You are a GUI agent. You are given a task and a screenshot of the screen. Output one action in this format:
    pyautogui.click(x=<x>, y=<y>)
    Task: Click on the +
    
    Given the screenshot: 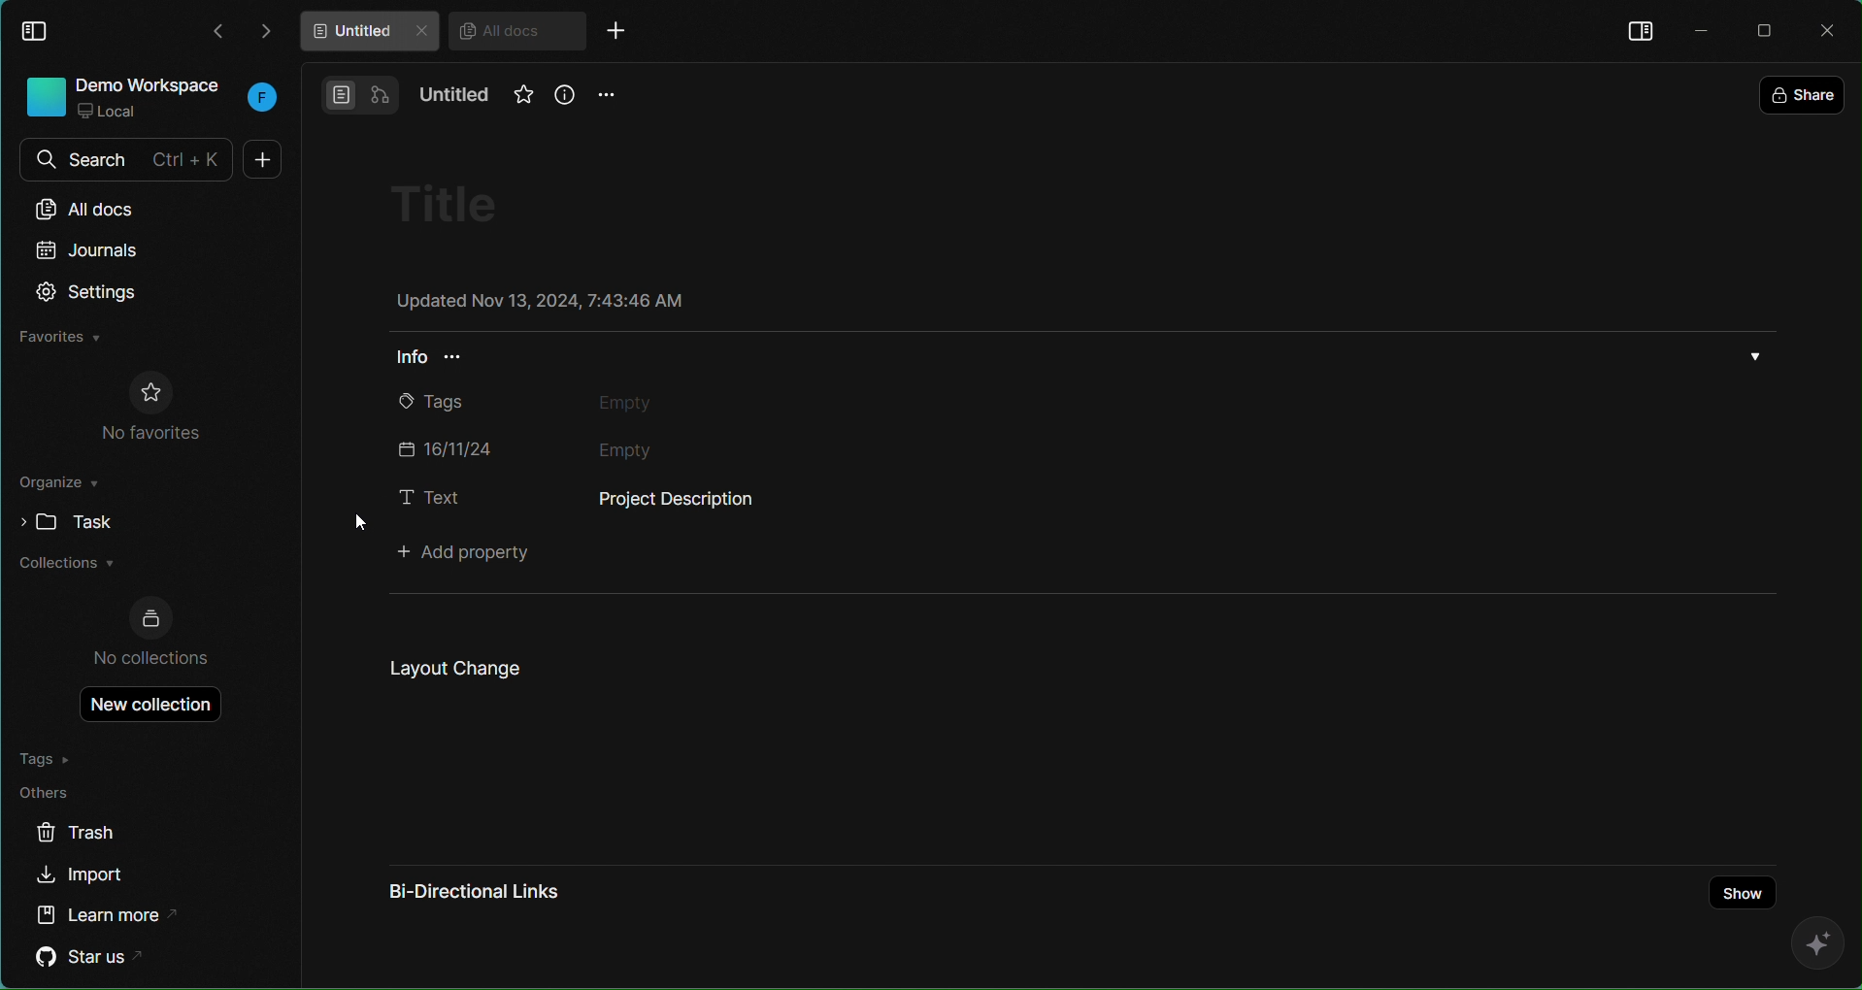 What is the action you would take?
    pyautogui.click(x=624, y=33)
    